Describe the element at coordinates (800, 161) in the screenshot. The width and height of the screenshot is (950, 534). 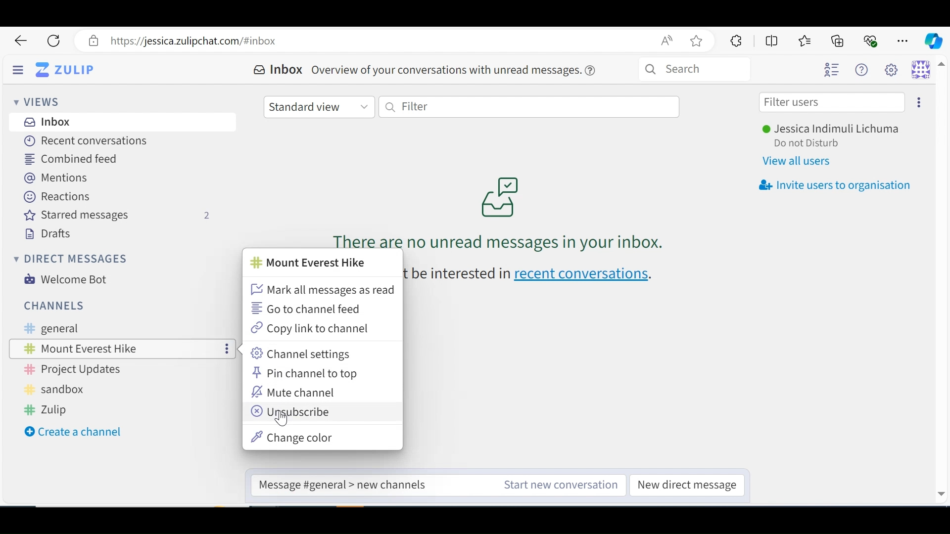
I see `View all users` at that location.